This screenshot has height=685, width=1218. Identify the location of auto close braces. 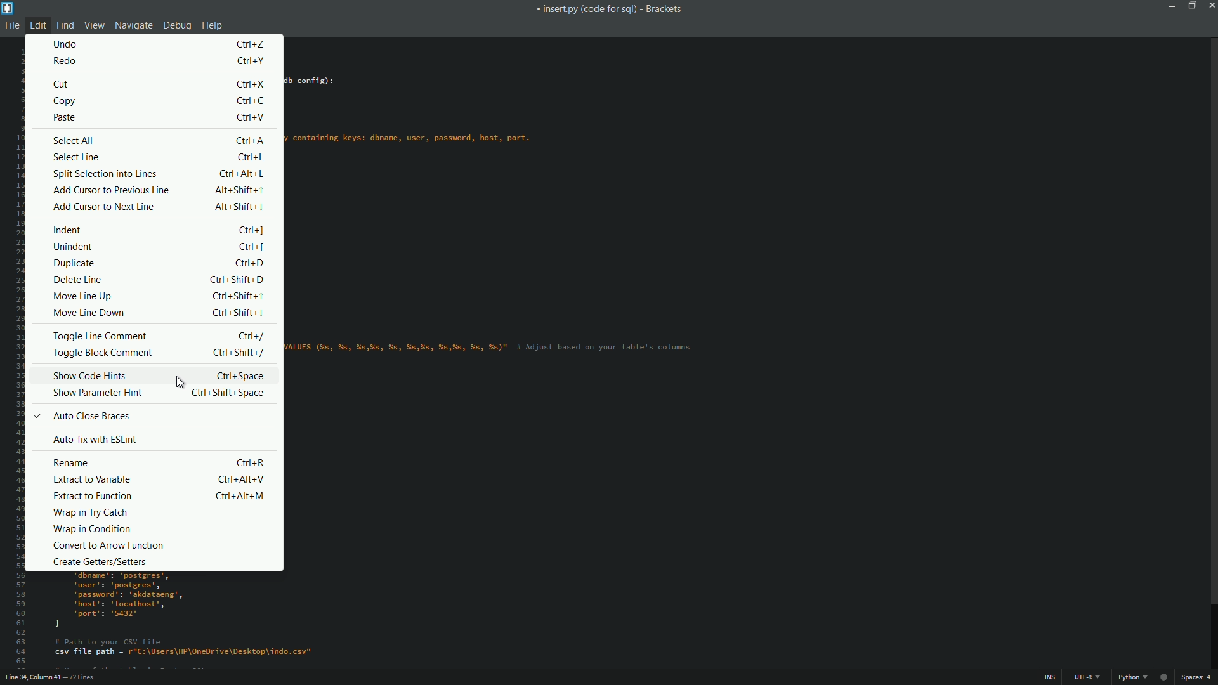
(82, 416).